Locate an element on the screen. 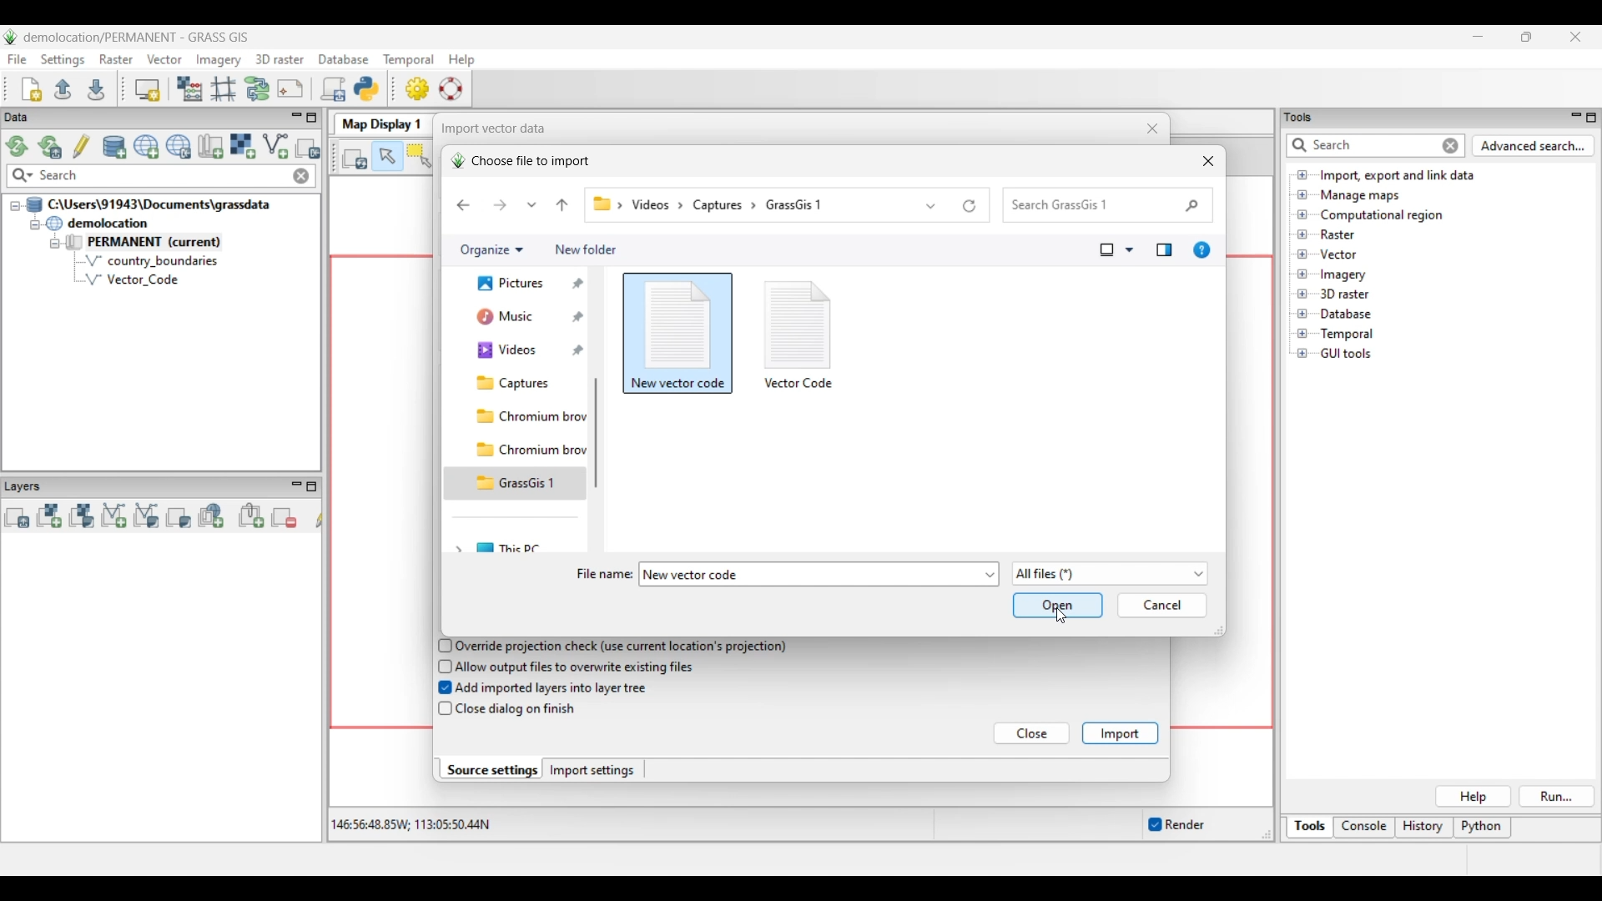 This screenshot has width=1602, height=901. Start new map display is located at coordinates (148, 90).